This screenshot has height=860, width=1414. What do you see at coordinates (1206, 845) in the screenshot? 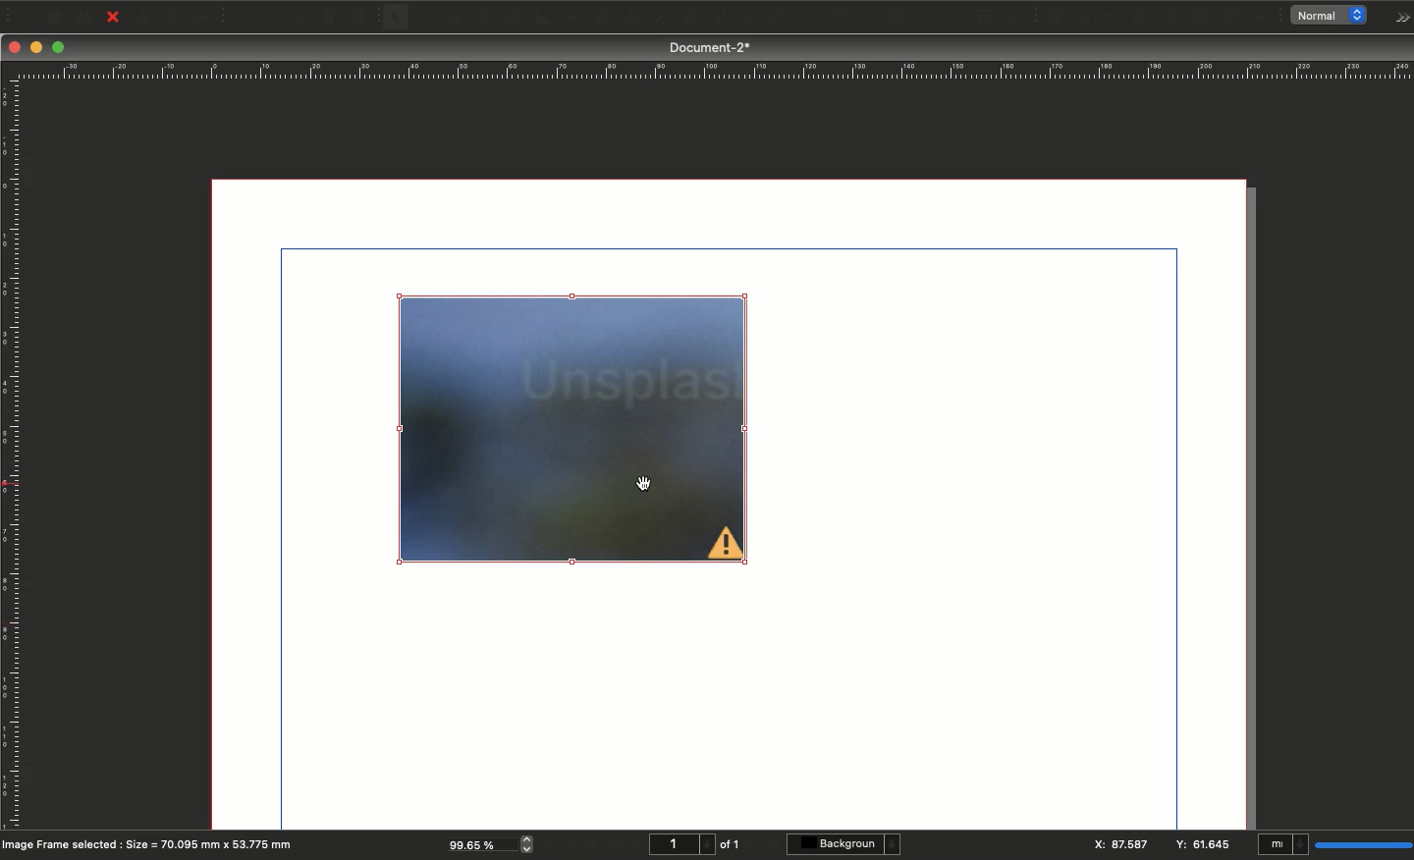
I see `y: 61.645` at bounding box center [1206, 845].